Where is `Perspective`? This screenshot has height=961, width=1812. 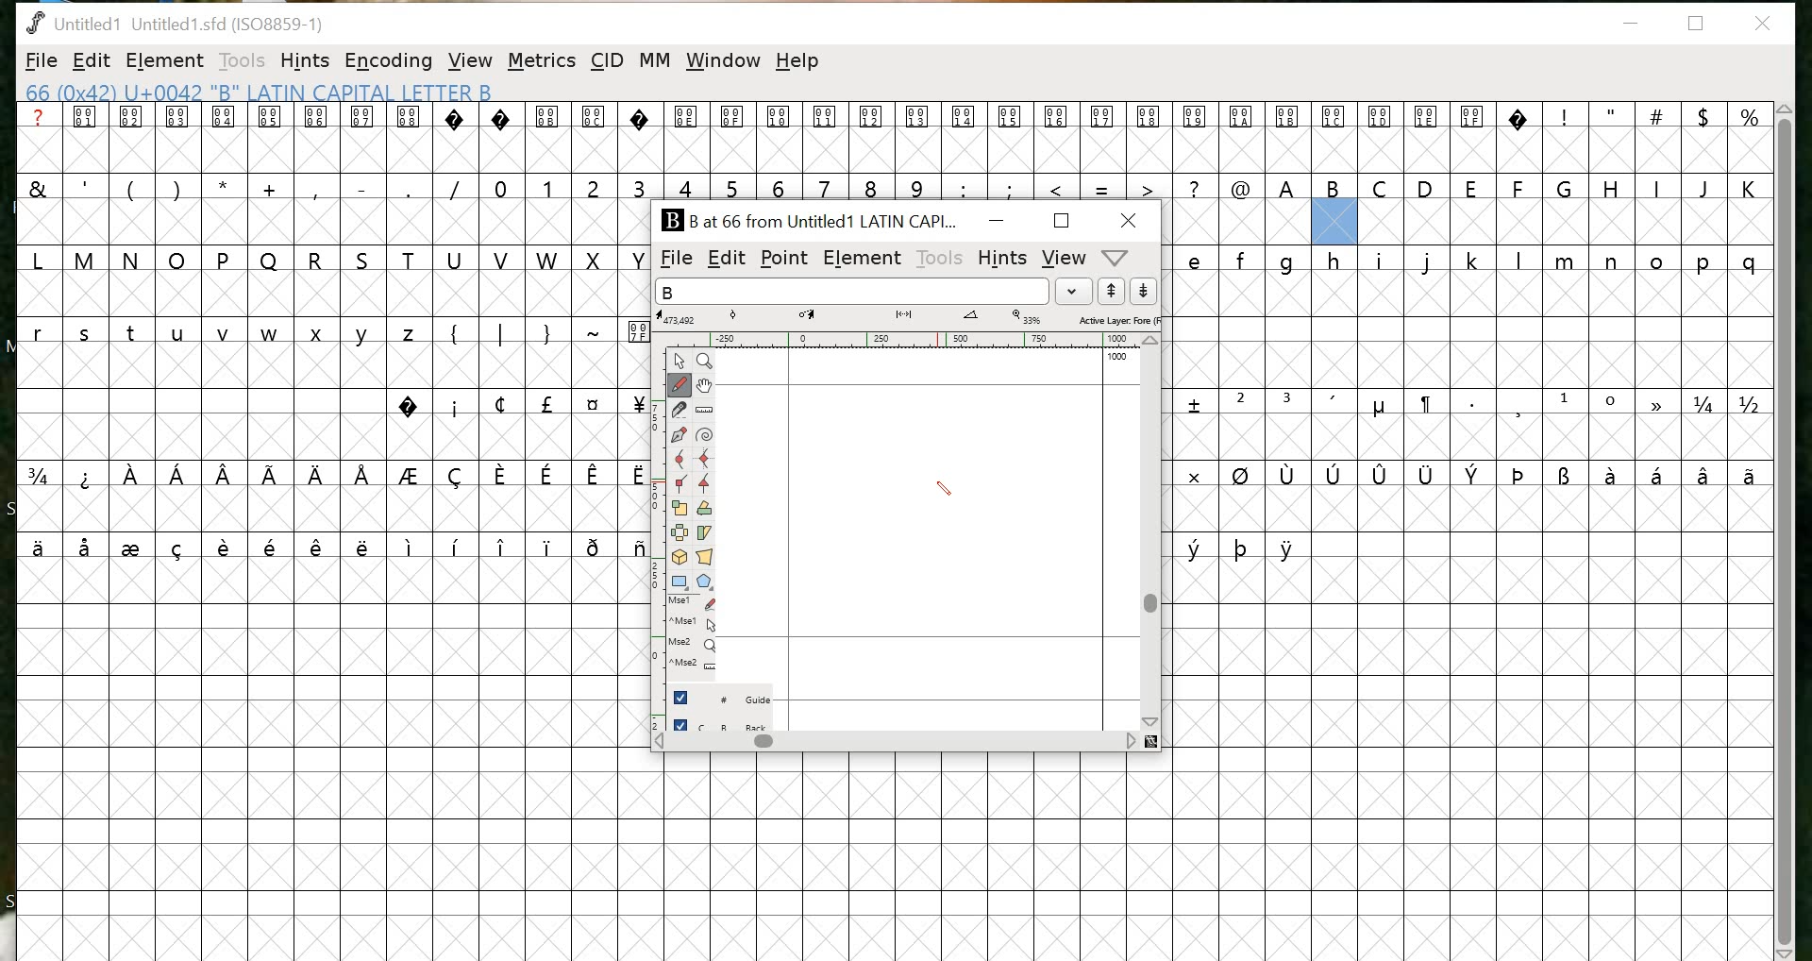
Perspective is located at coordinates (705, 559).